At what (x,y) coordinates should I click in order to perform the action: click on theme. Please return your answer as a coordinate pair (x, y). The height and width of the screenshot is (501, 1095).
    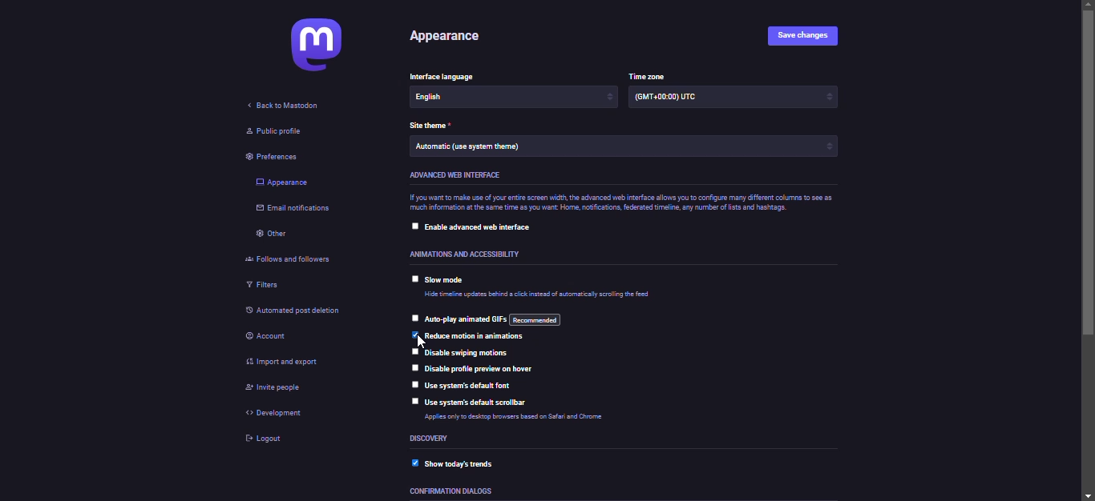
    Looking at the image, I should click on (471, 149).